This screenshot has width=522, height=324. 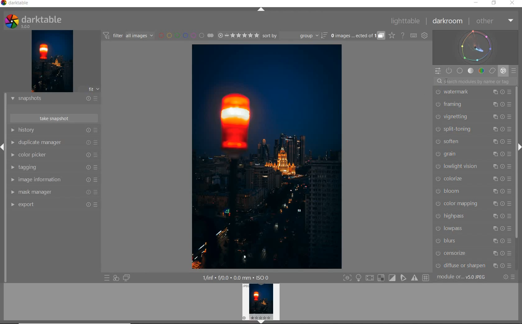 I want to click on Preset and reset, so click(x=98, y=193).